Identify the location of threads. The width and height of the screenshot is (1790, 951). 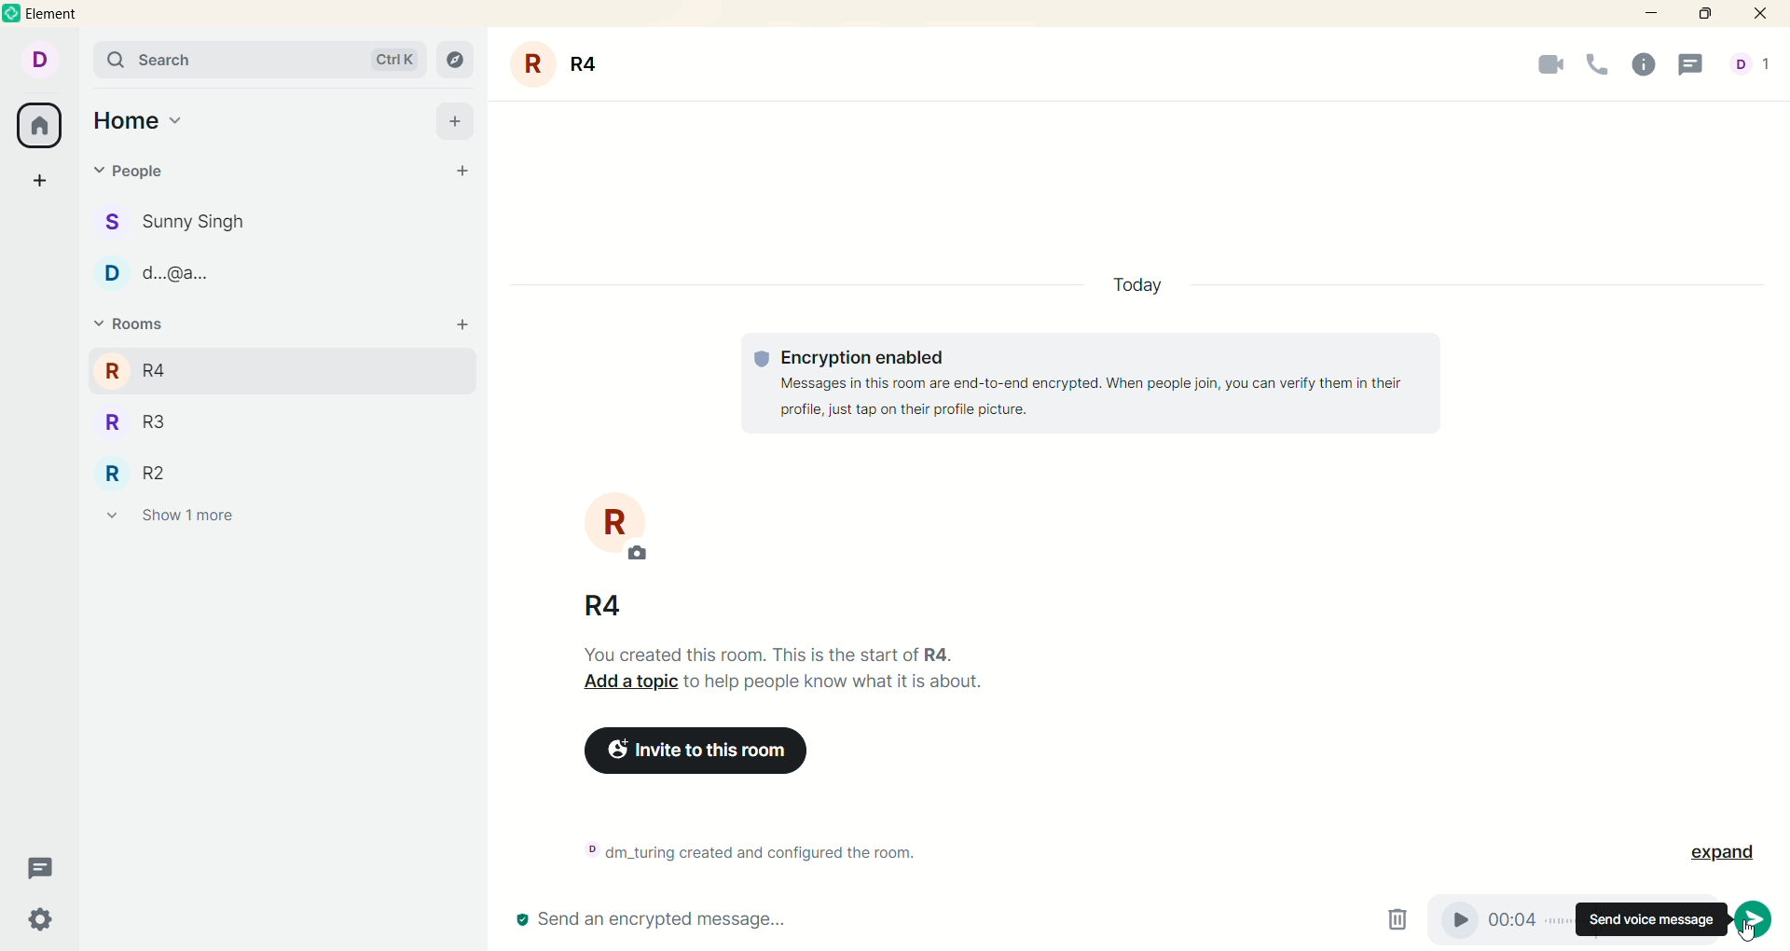
(43, 869).